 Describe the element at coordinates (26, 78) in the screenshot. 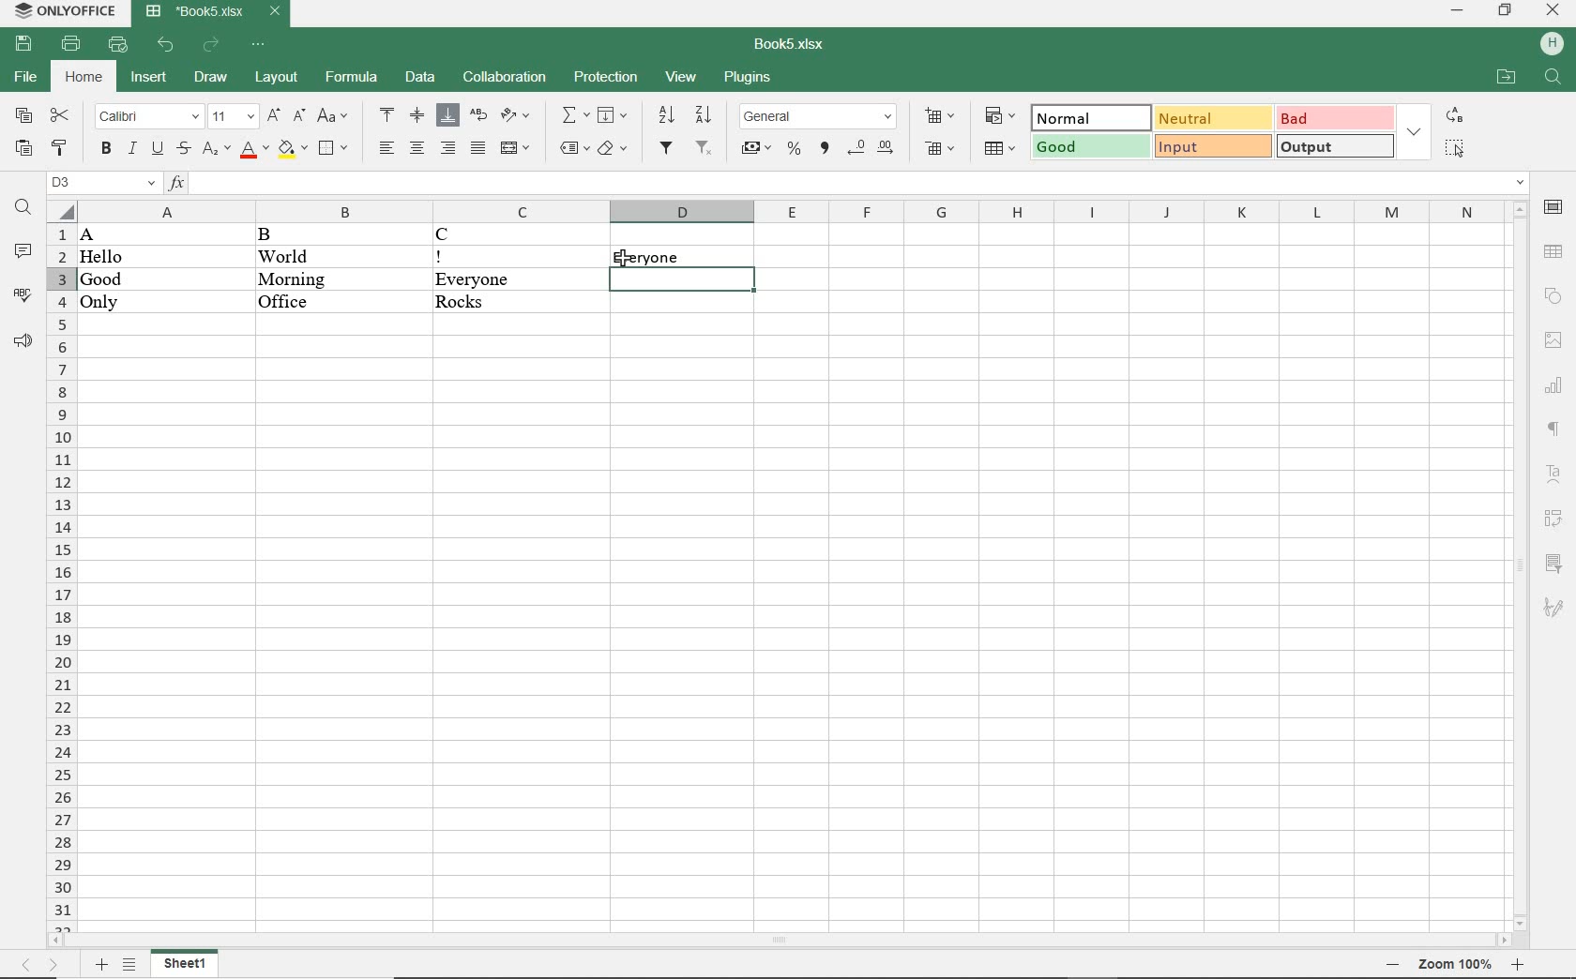

I see `file` at that location.